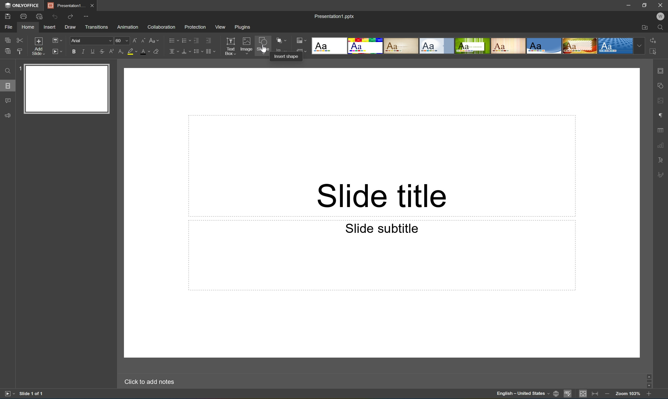 The height and width of the screenshot is (399, 668). Describe the element at coordinates (10, 27) in the screenshot. I see `File` at that location.